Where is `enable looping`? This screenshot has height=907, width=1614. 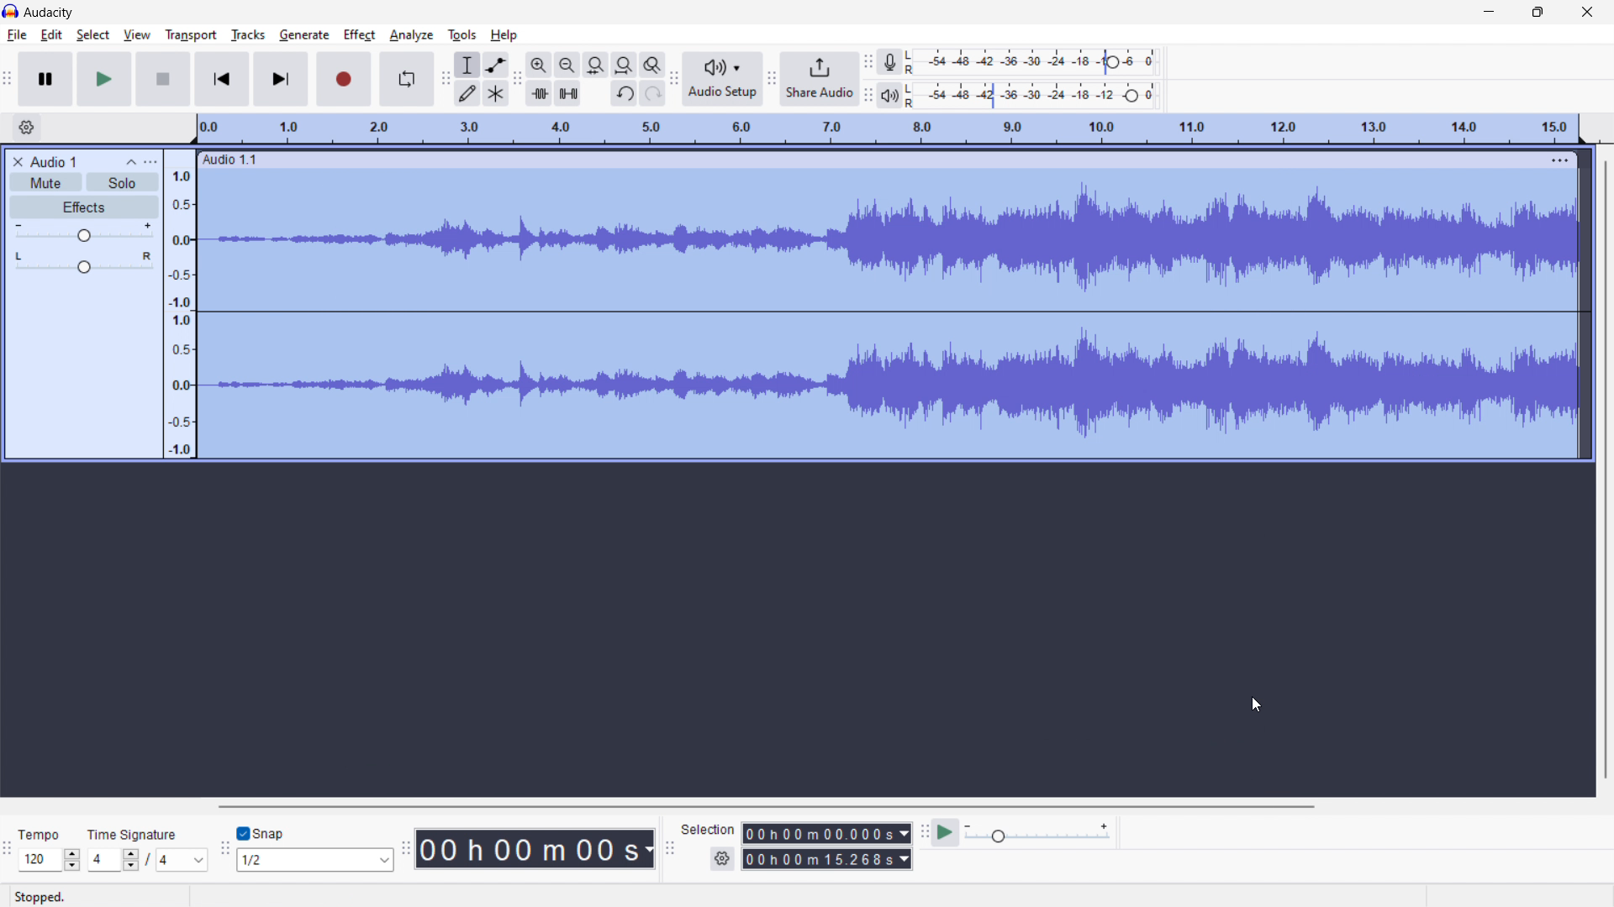
enable looping is located at coordinates (407, 79).